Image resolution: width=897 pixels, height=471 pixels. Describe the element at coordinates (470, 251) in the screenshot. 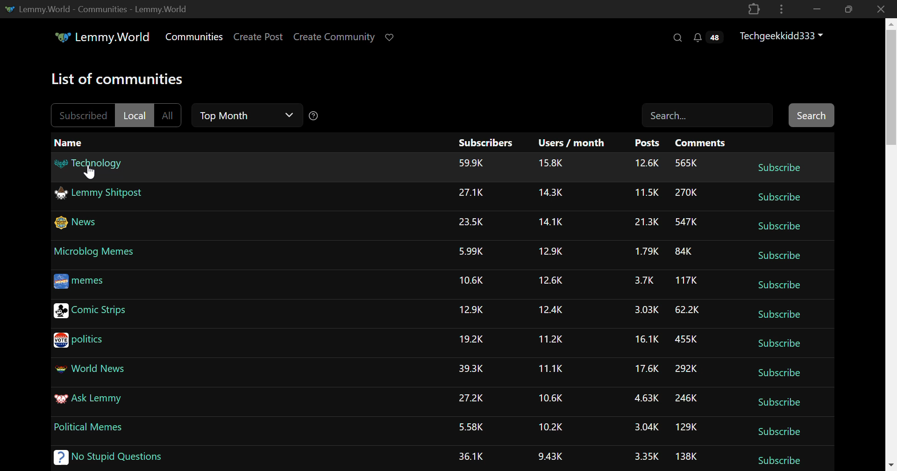

I see `5.99K` at that location.